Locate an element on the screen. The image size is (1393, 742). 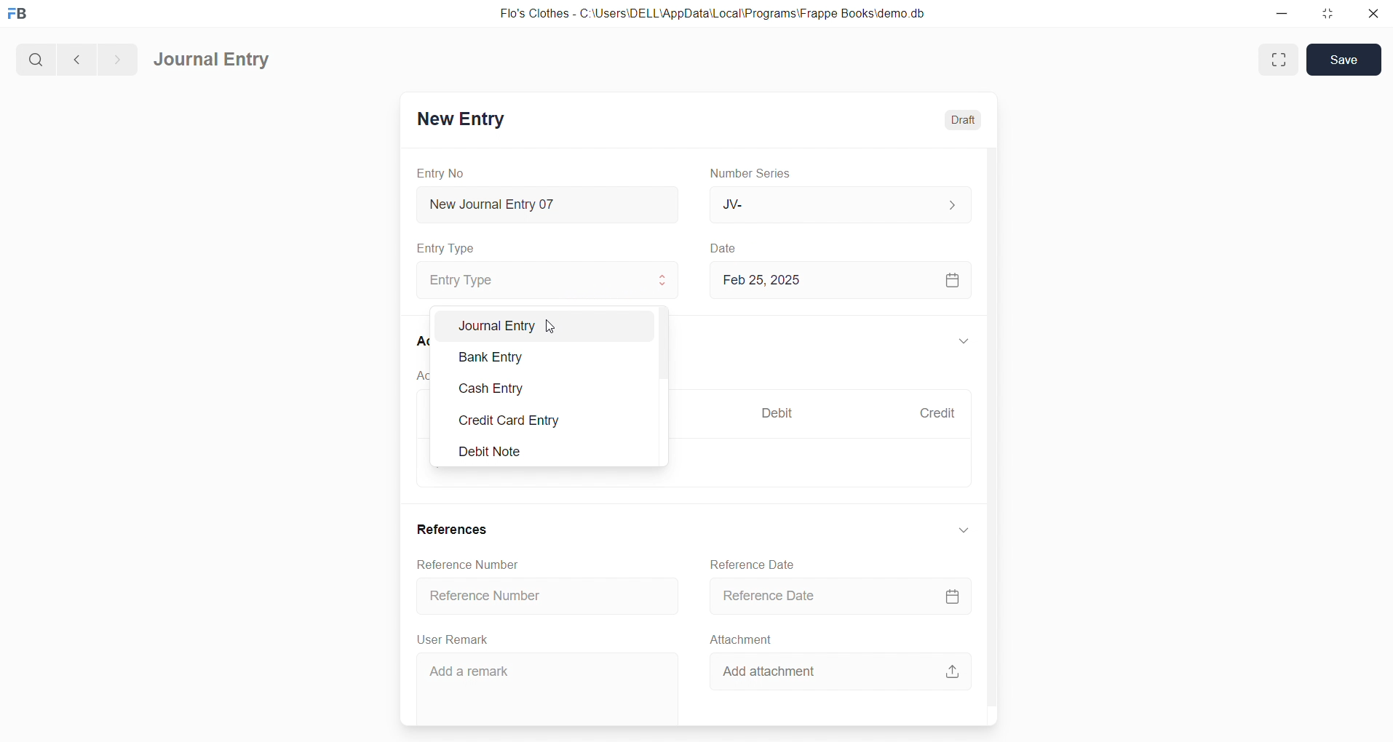
Feb 25, 2025 is located at coordinates (842, 280).